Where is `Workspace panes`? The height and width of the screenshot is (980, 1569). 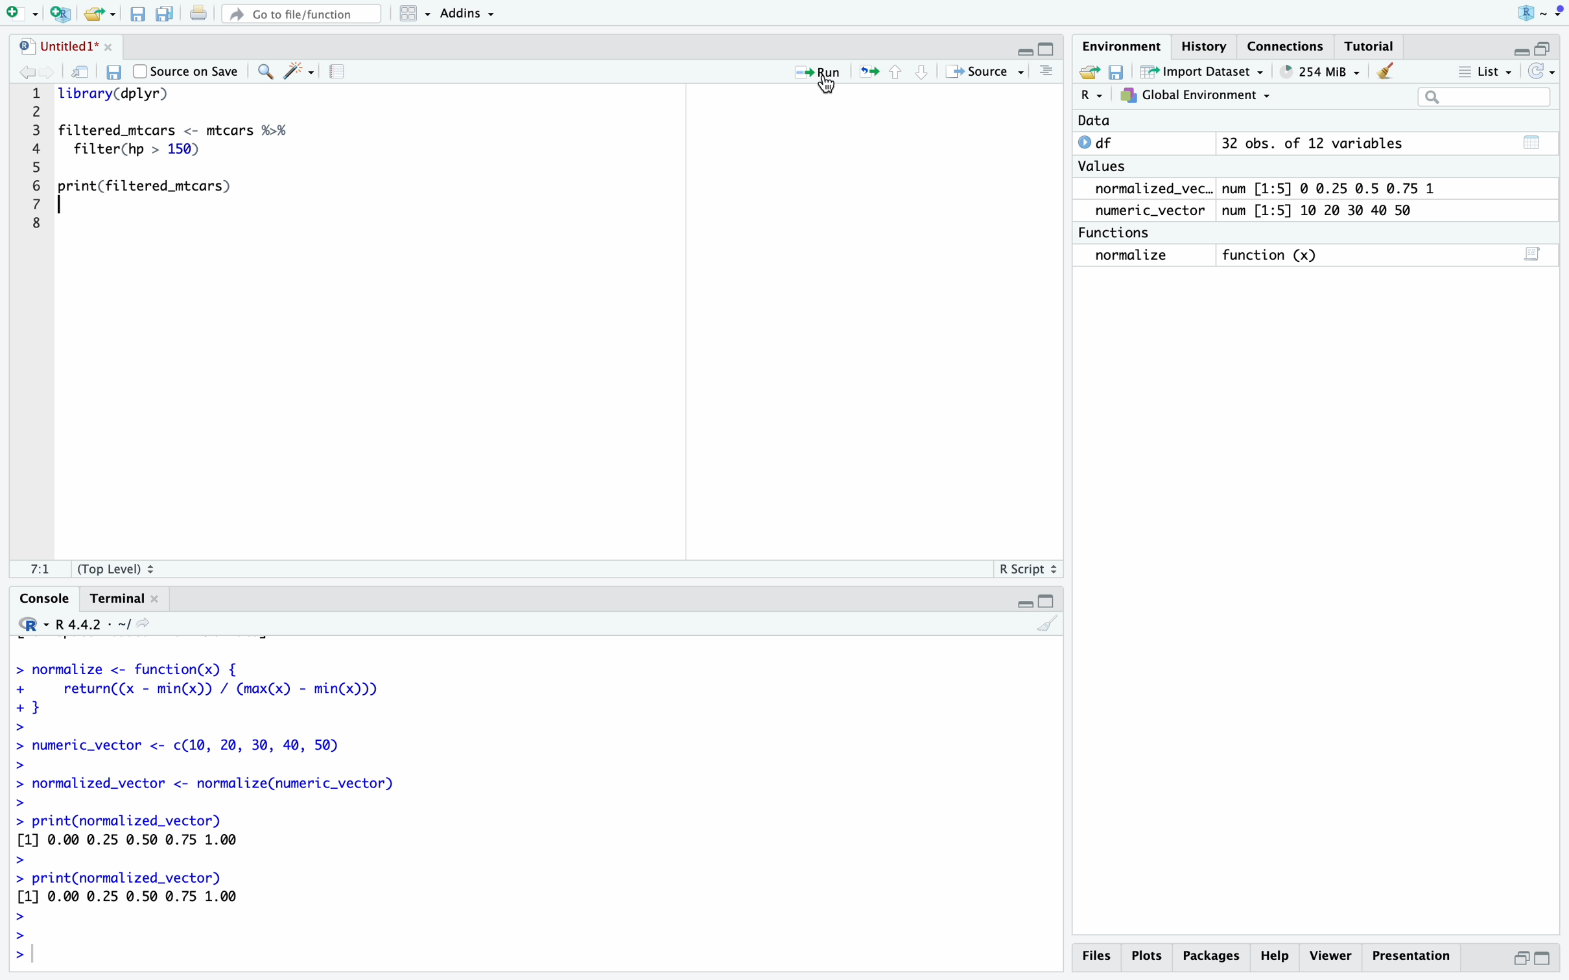
Workspace panes is located at coordinates (410, 14).